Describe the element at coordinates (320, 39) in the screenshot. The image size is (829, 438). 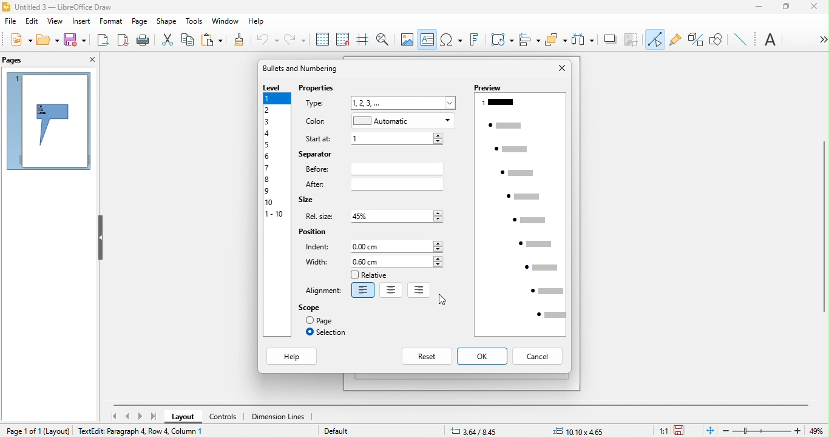
I see `display to grids` at that location.